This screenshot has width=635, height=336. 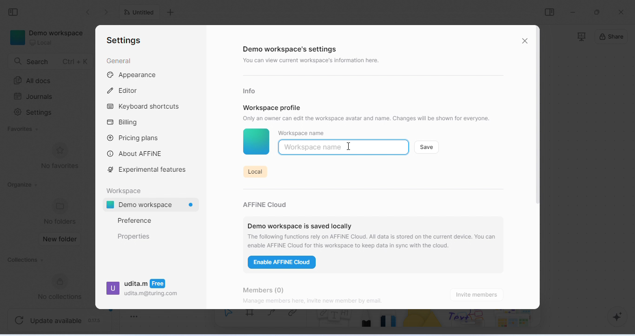 What do you see at coordinates (60, 156) in the screenshot?
I see `no favorites` at bounding box center [60, 156].